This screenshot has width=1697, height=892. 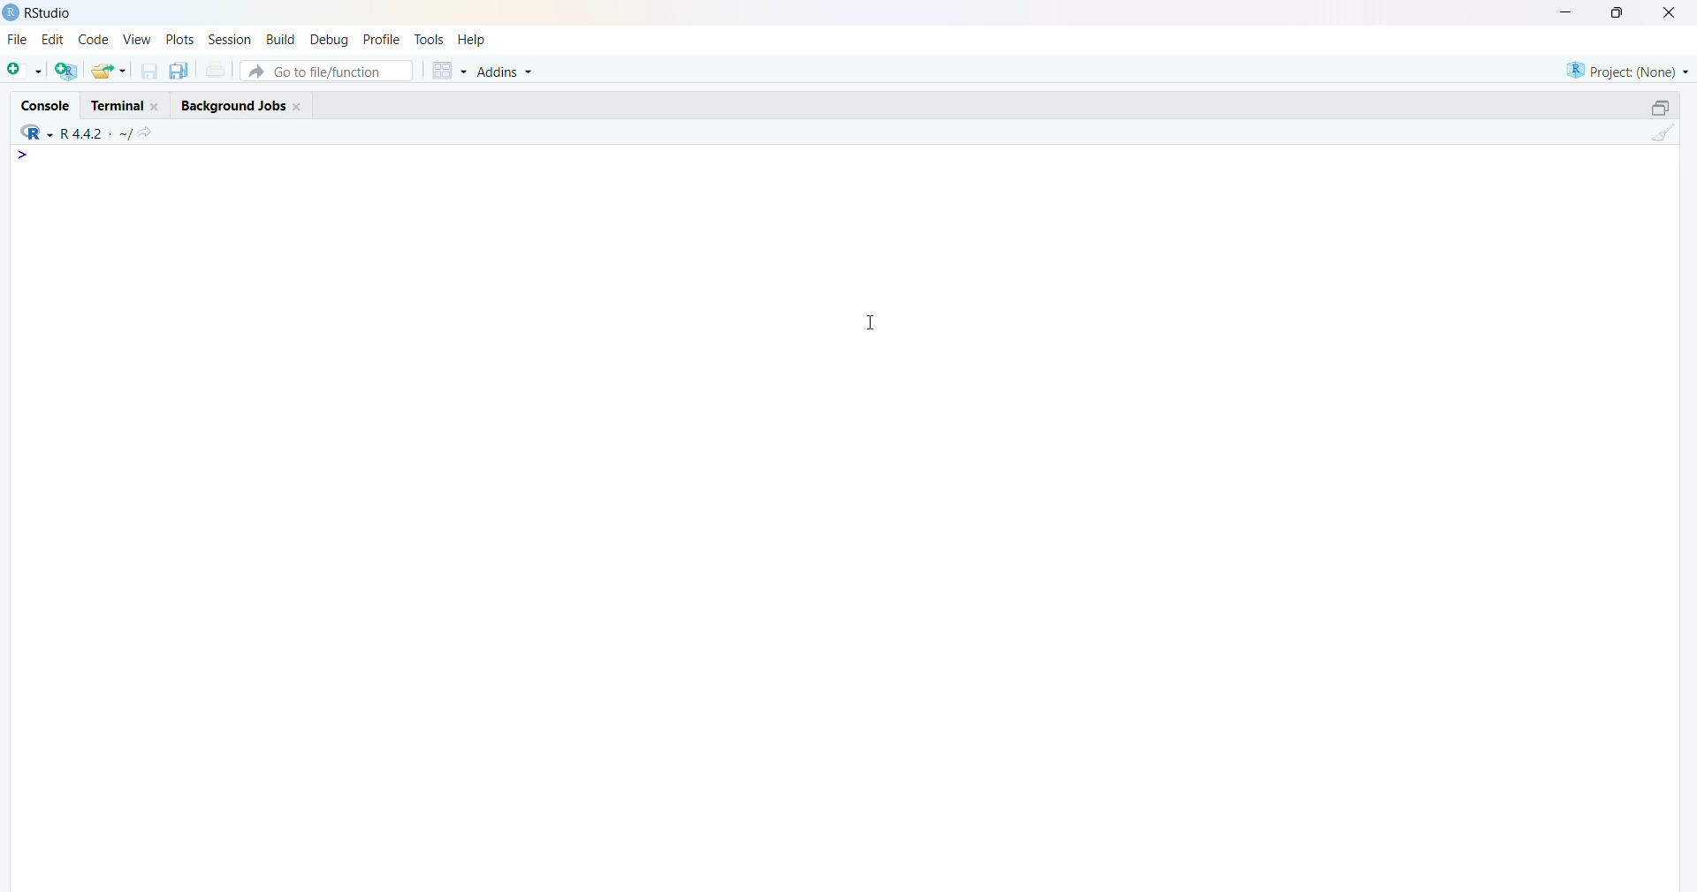 I want to click on save, so click(x=151, y=72).